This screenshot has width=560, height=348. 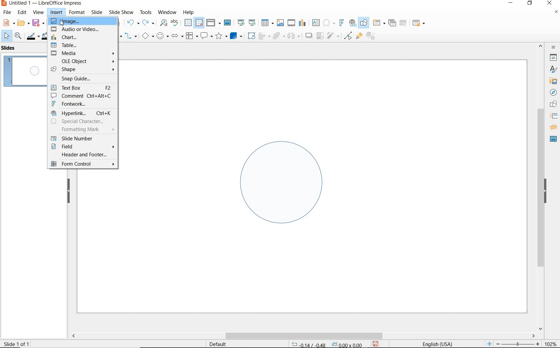 What do you see at coordinates (553, 70) in the screenshot?
I see `styles` at bounding box center [553, 70].